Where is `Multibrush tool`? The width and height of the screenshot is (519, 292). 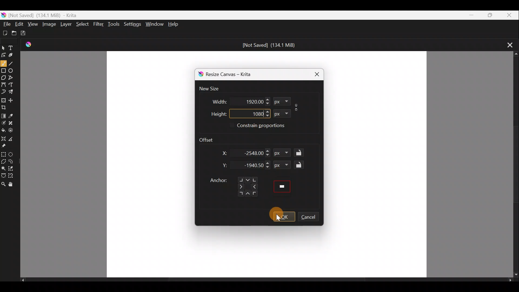 Multibrush tool is located at coordinates (14, 93).